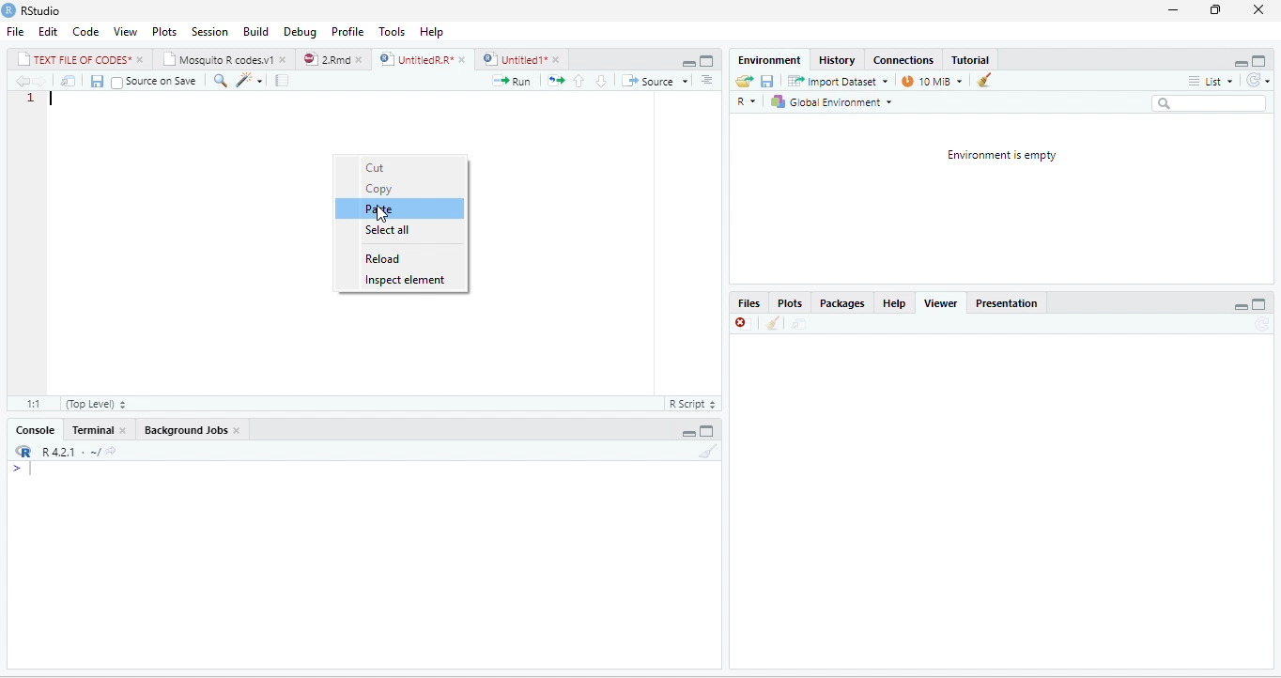  I want to click on close, so click(742, 325).